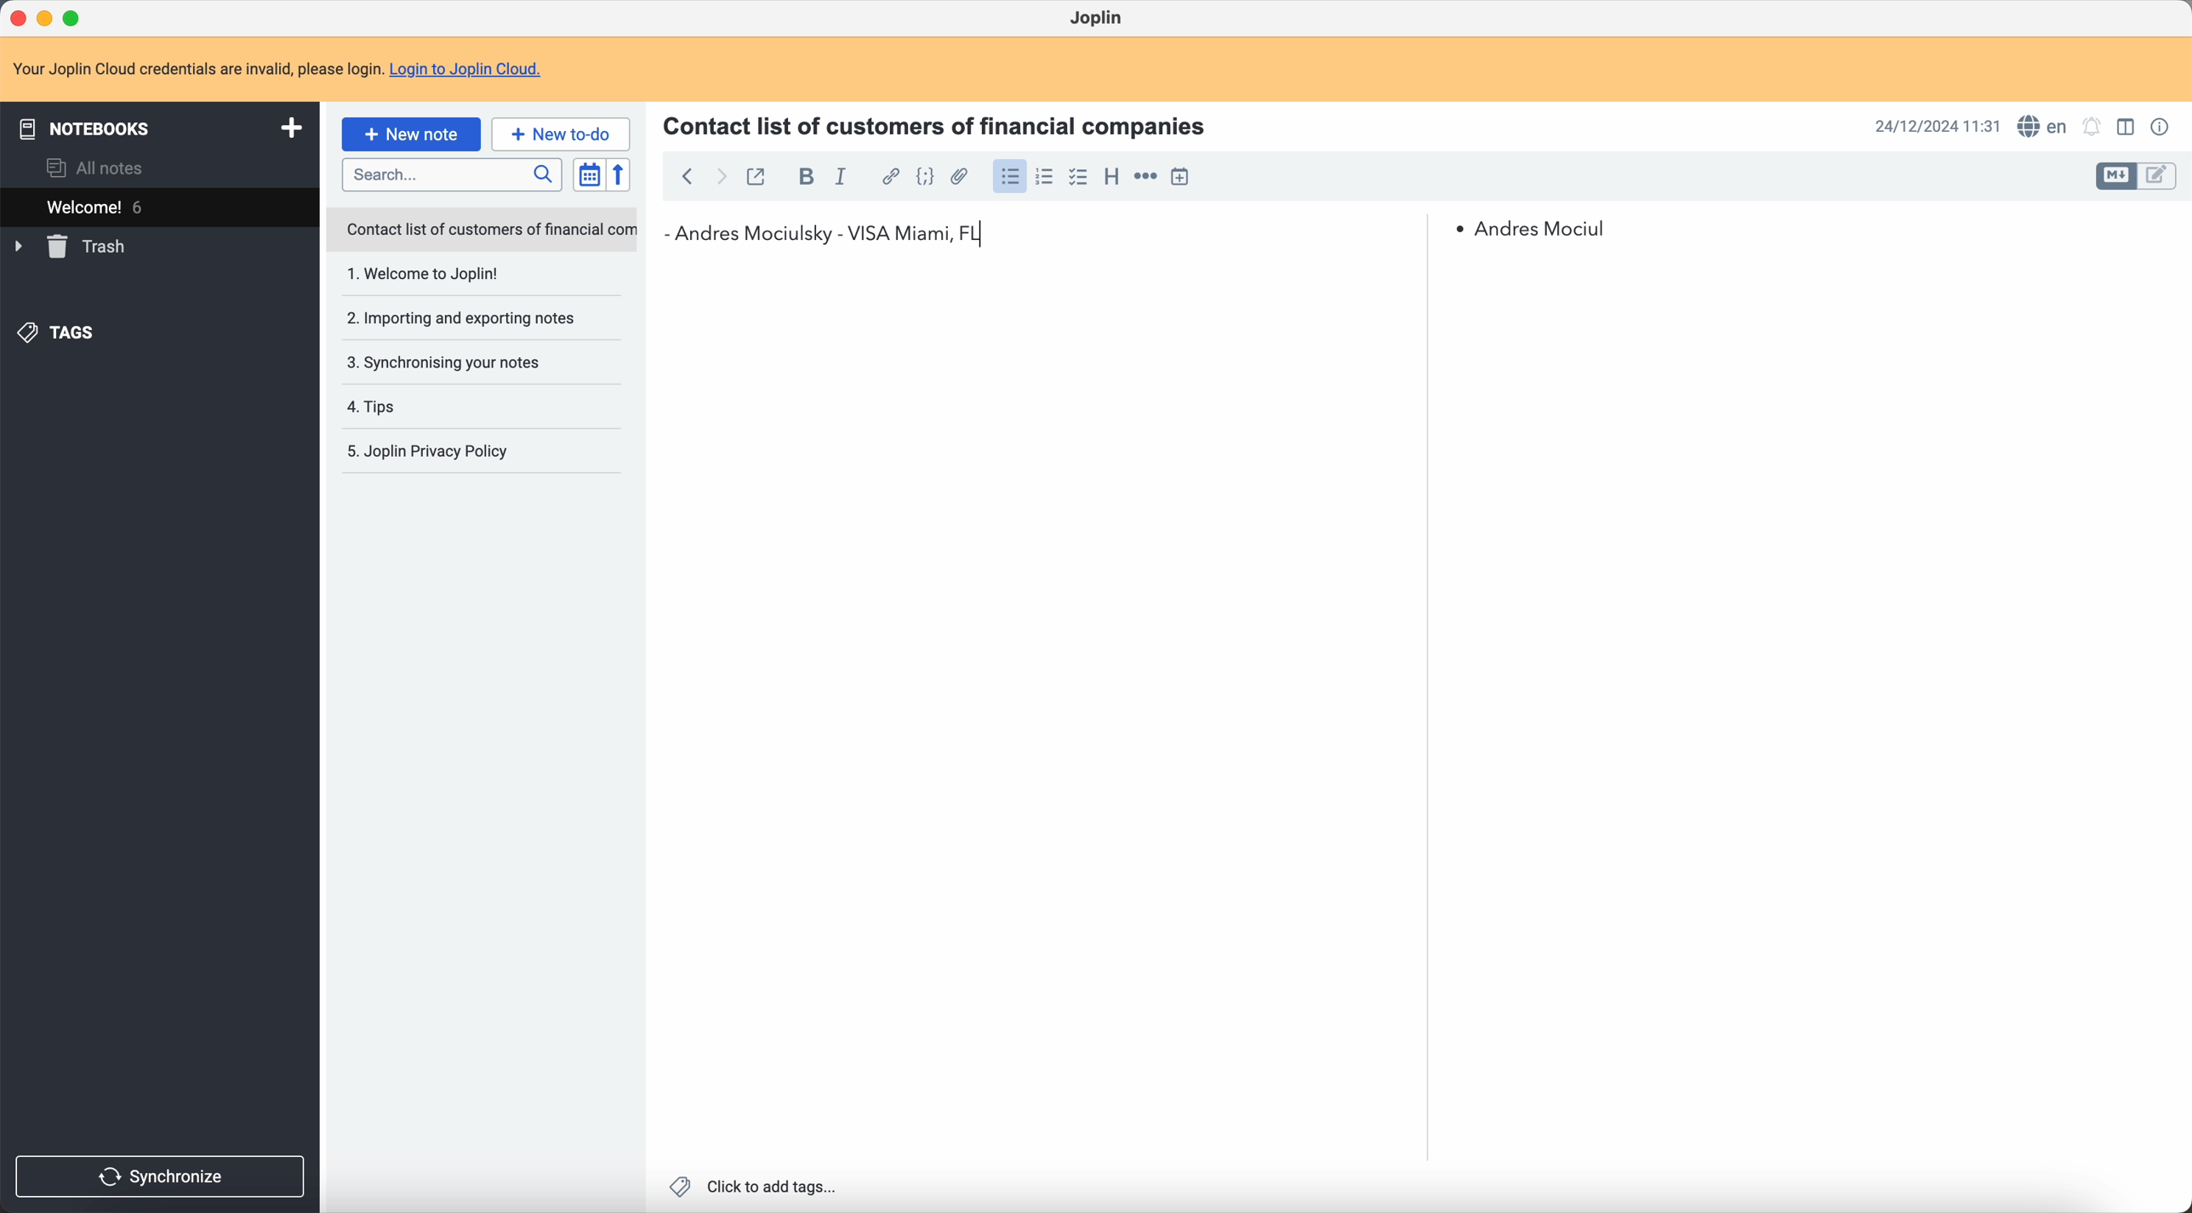  Describe the element at coordinates (1048, 719) in the screenshot. I see `body text` at that location.